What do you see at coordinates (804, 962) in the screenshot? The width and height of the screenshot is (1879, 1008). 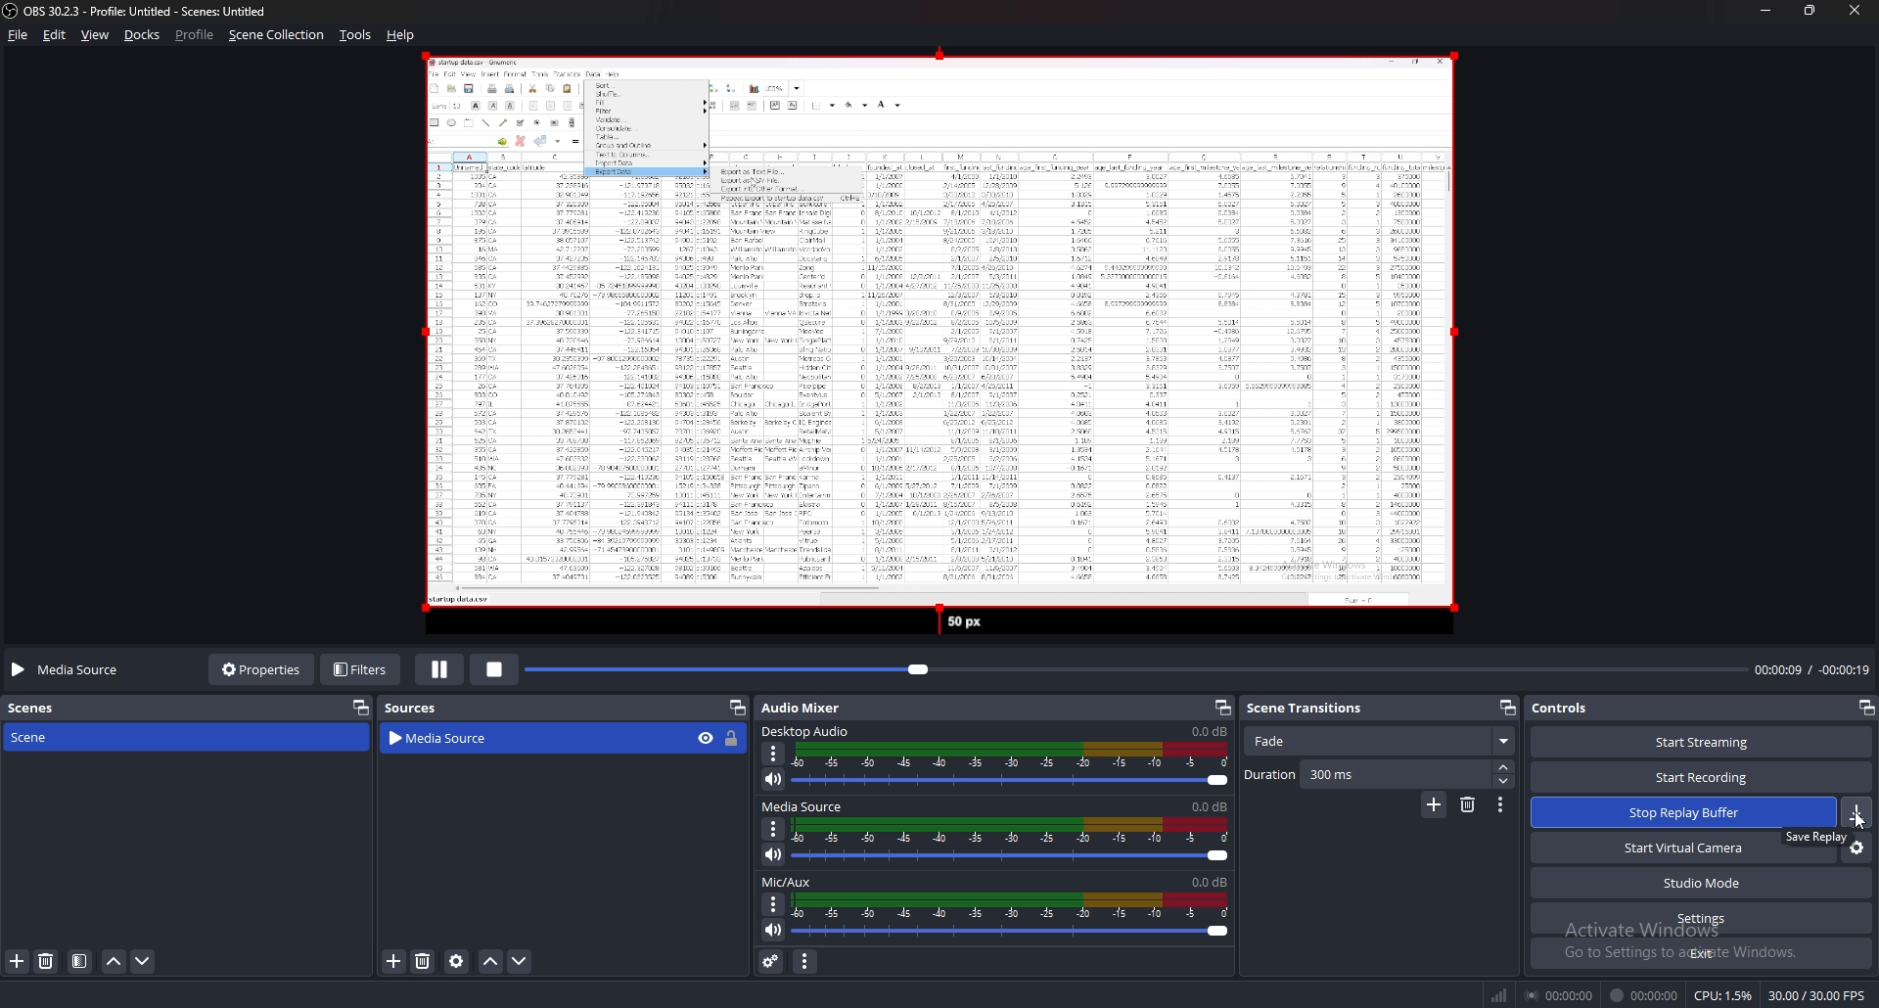 I see `audio mixer menu` at bounding box center [804, 962].